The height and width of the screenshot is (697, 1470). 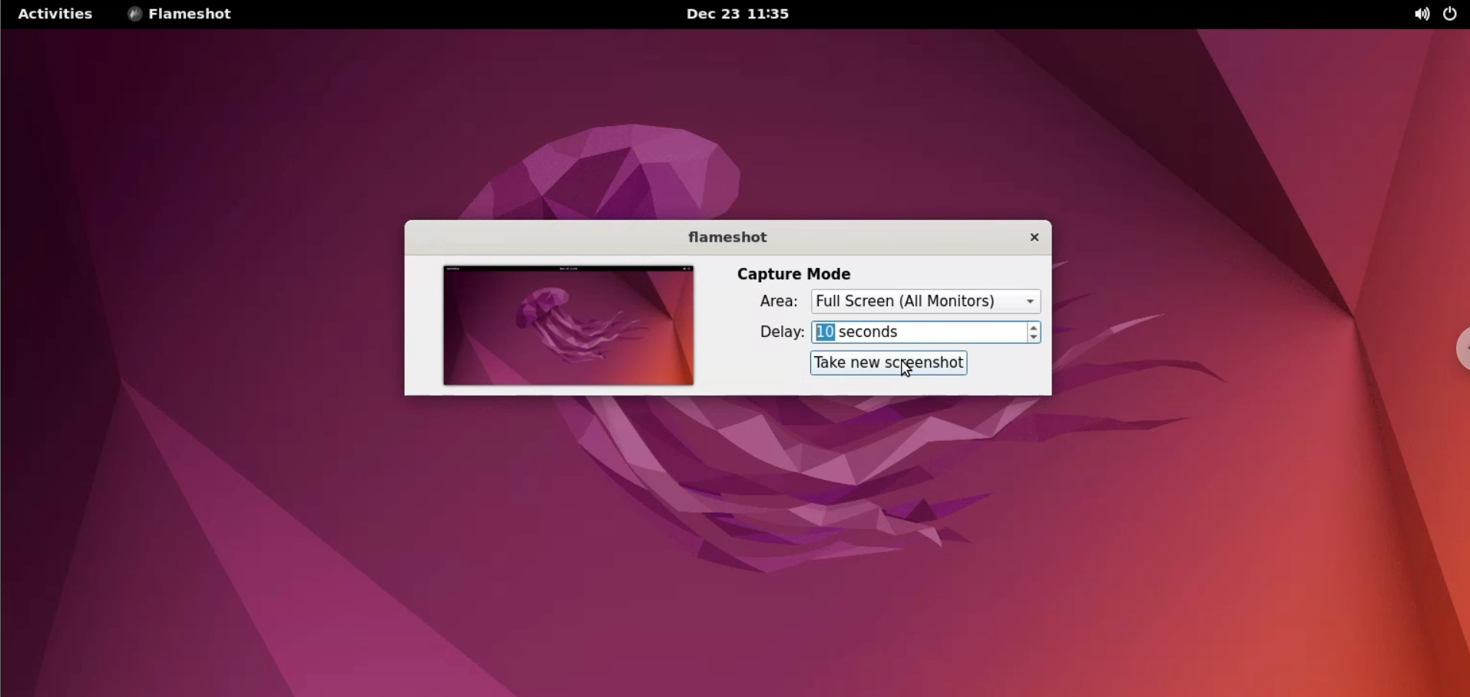 I want to click on sound options, so click(x=1420, y=15).